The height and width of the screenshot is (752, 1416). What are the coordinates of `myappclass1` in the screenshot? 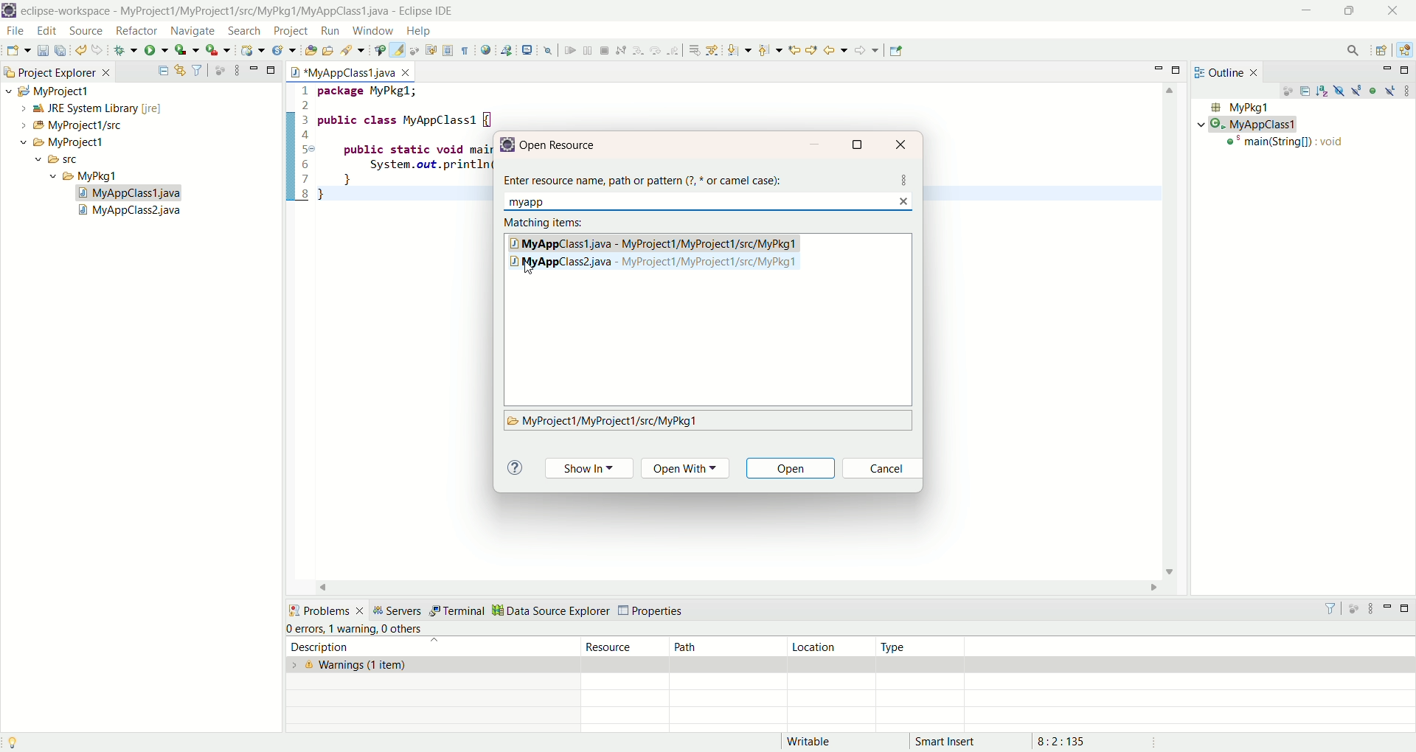 It's located at (1251, 125).